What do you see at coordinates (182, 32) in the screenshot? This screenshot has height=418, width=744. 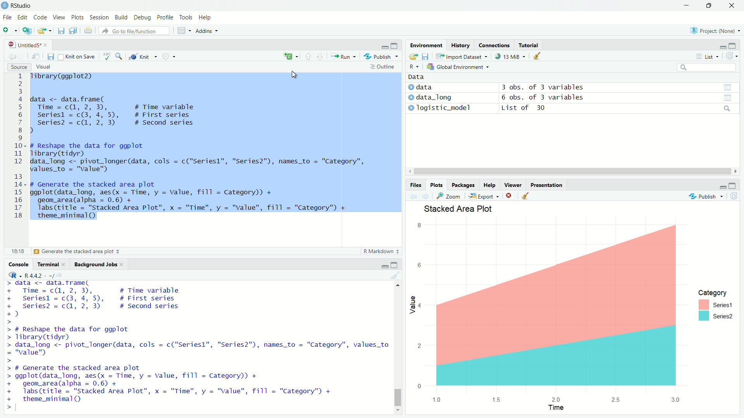 I see `grid` at bounding box center [182, 32].